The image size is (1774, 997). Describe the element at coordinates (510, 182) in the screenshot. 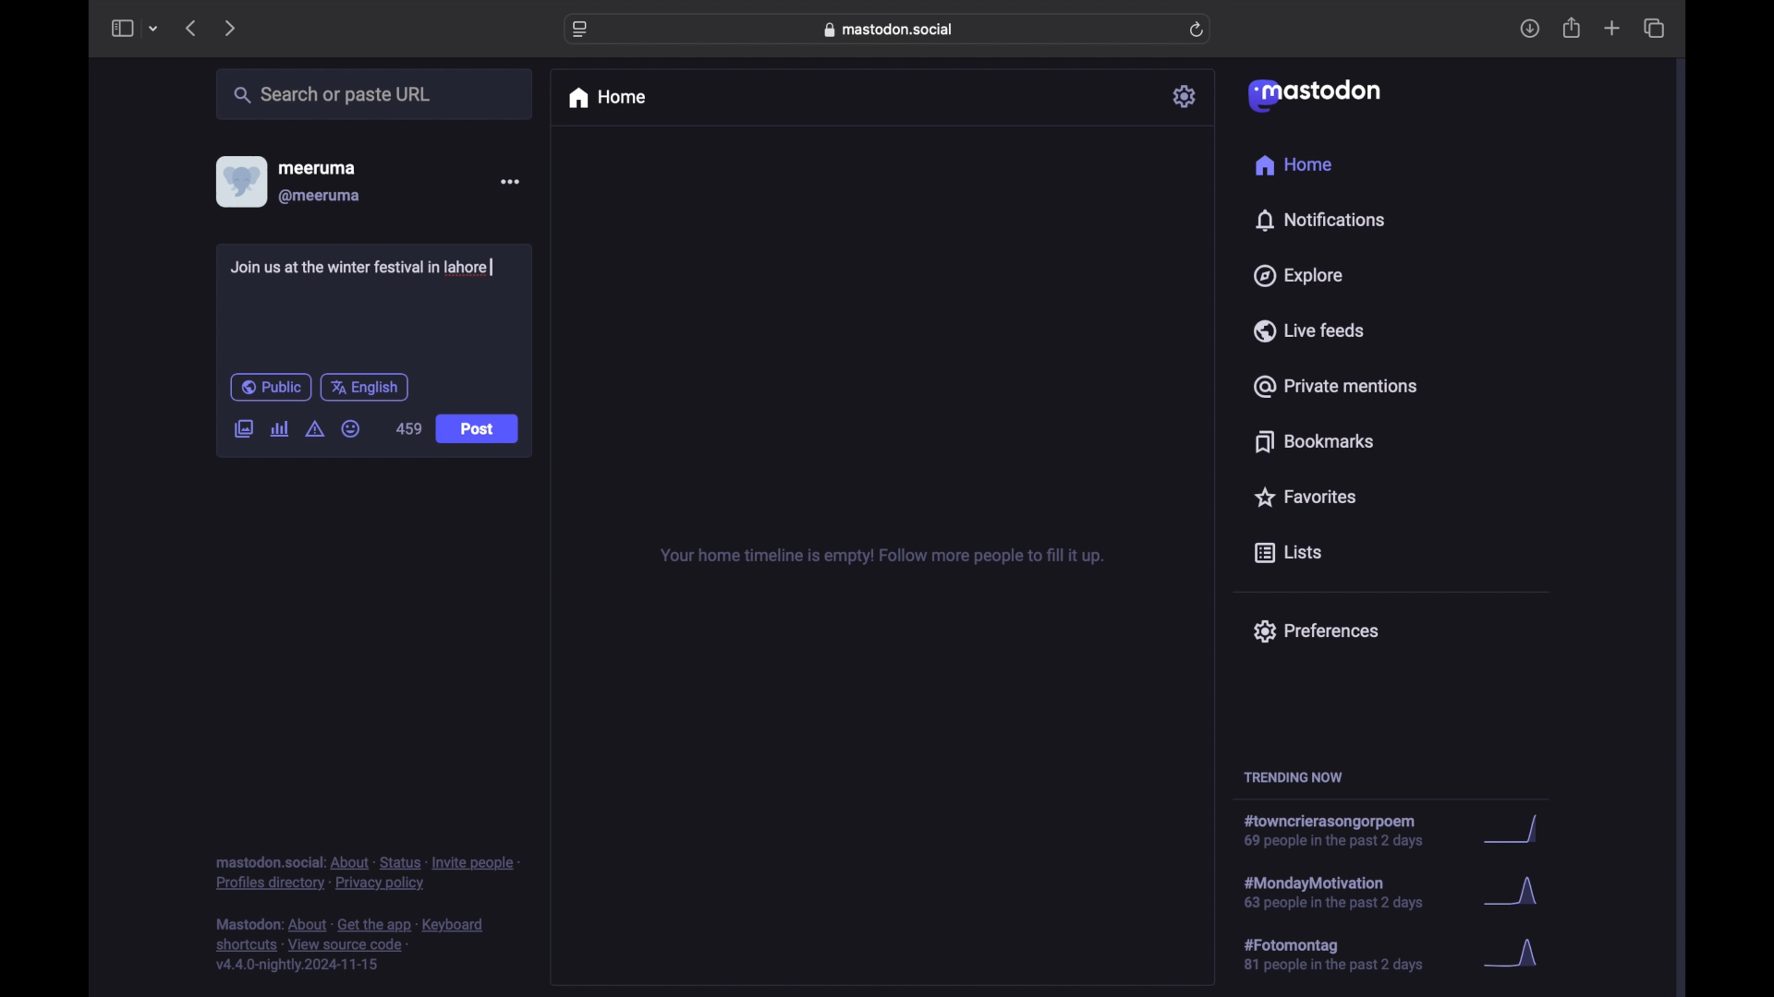

I see `more options` at that location.